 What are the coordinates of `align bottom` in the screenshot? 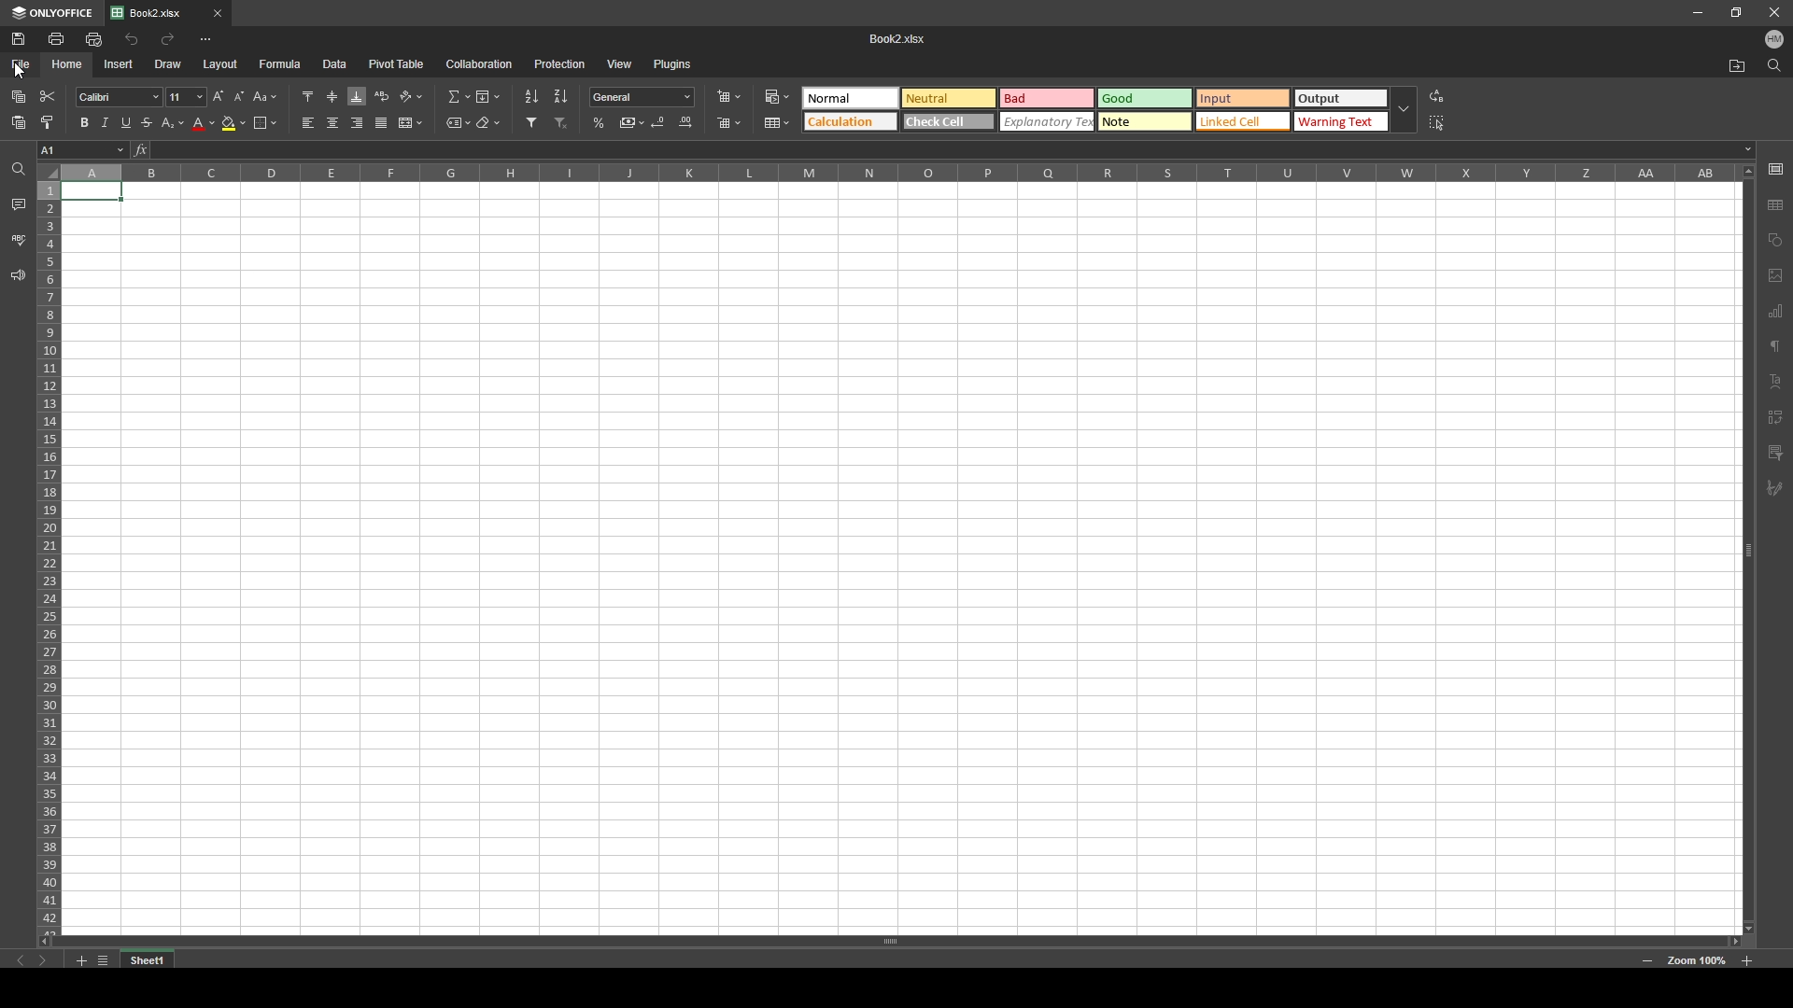 It's located at (357, 96).